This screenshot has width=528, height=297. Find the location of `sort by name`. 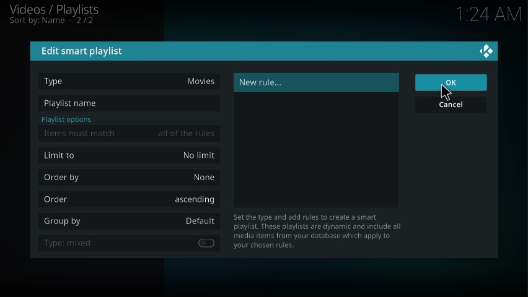

sort by name is located at coordinates (54, 22).